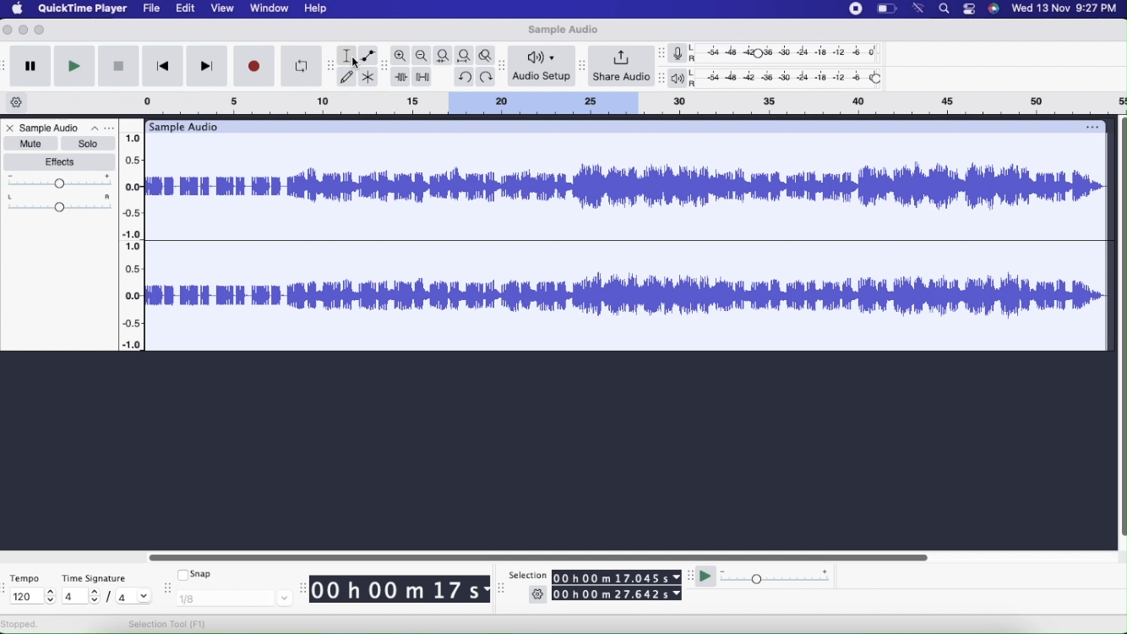  Describe the element at coordinates (918, 8) in the screenshot. I see `network` at that location.